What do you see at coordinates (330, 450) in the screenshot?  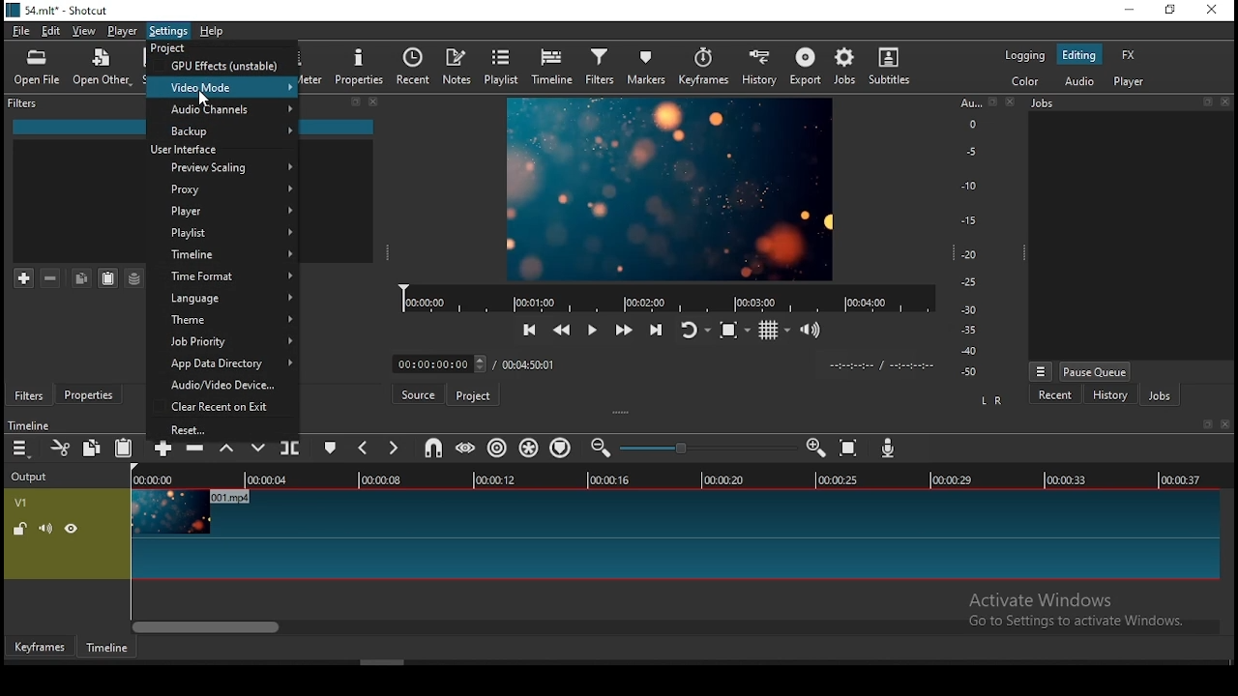 I see `create/edit marker` at bounding box center [330, 450].